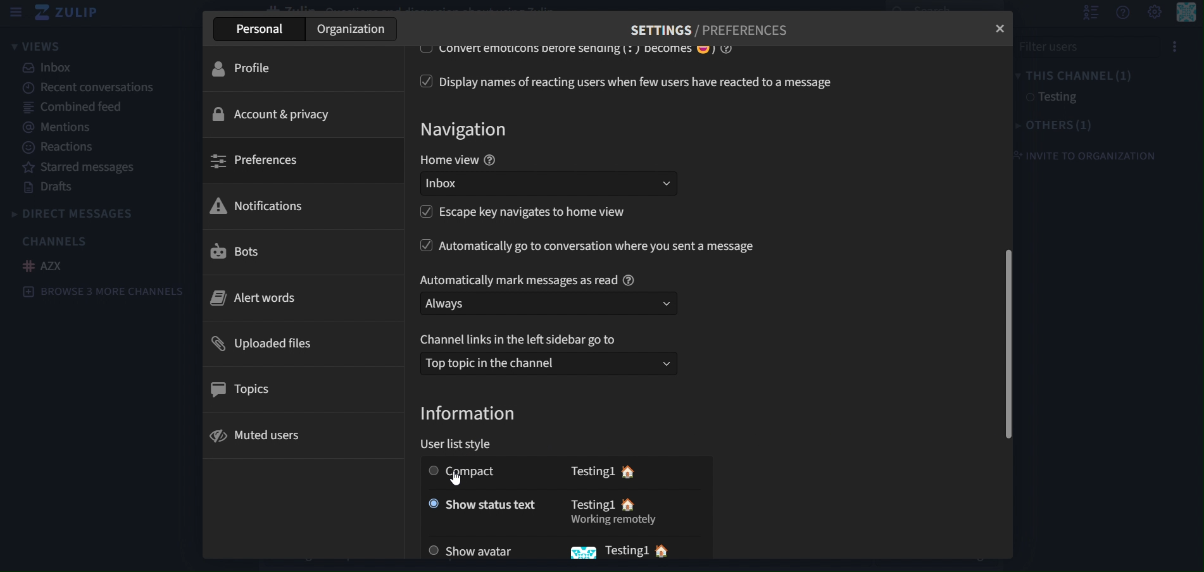 Image resolution: width=1204 pixels, height=572 pixels. Describe the element at coordinates (77, 166) in the screenshot. I see `starred messages` at that location.